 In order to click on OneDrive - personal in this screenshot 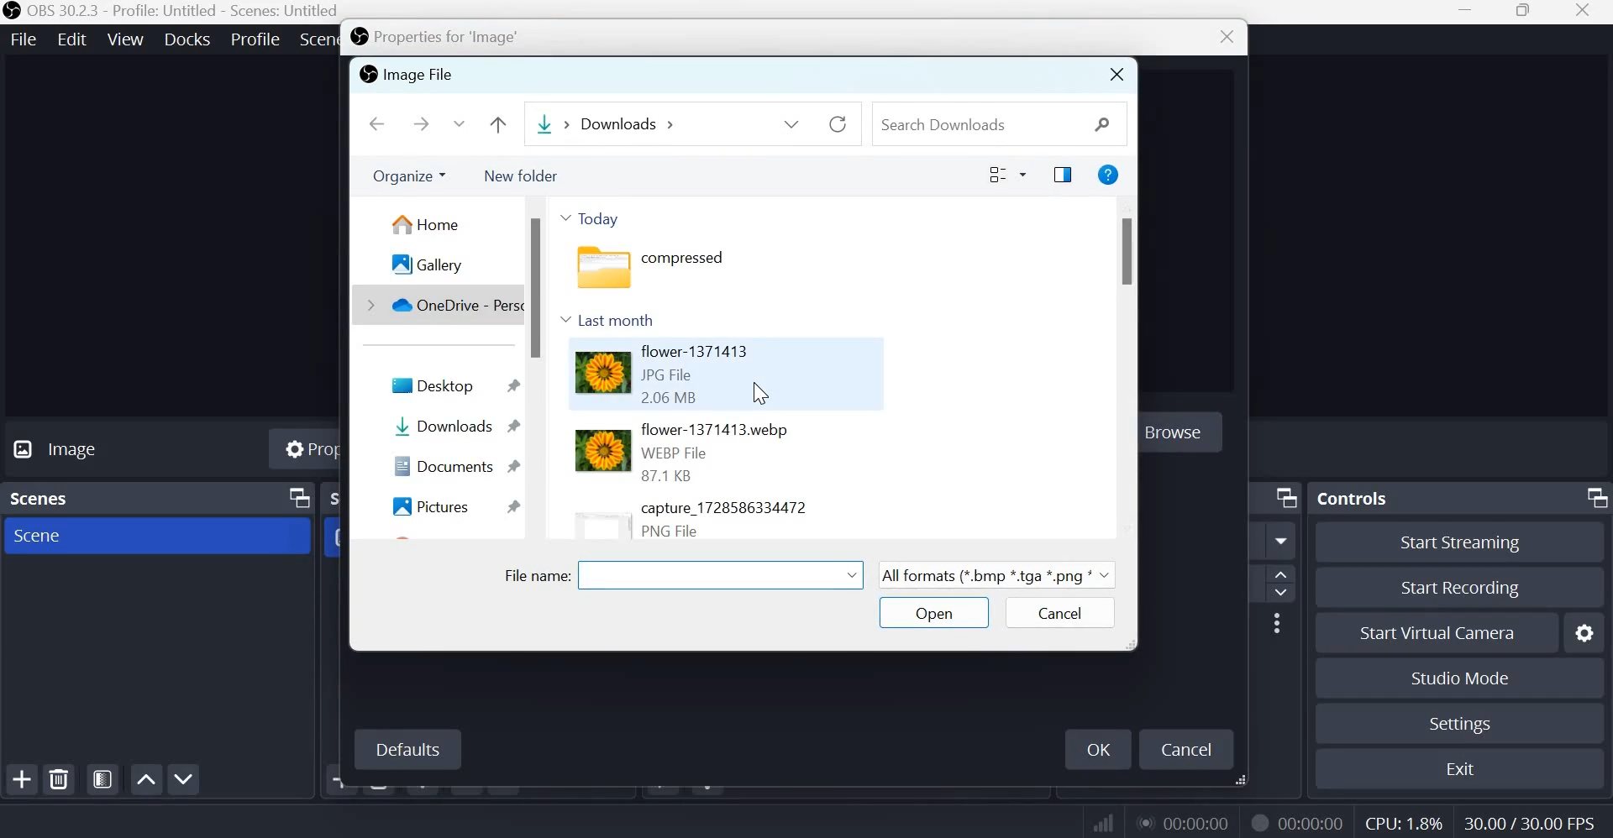, I will do `click(439, 305)`.